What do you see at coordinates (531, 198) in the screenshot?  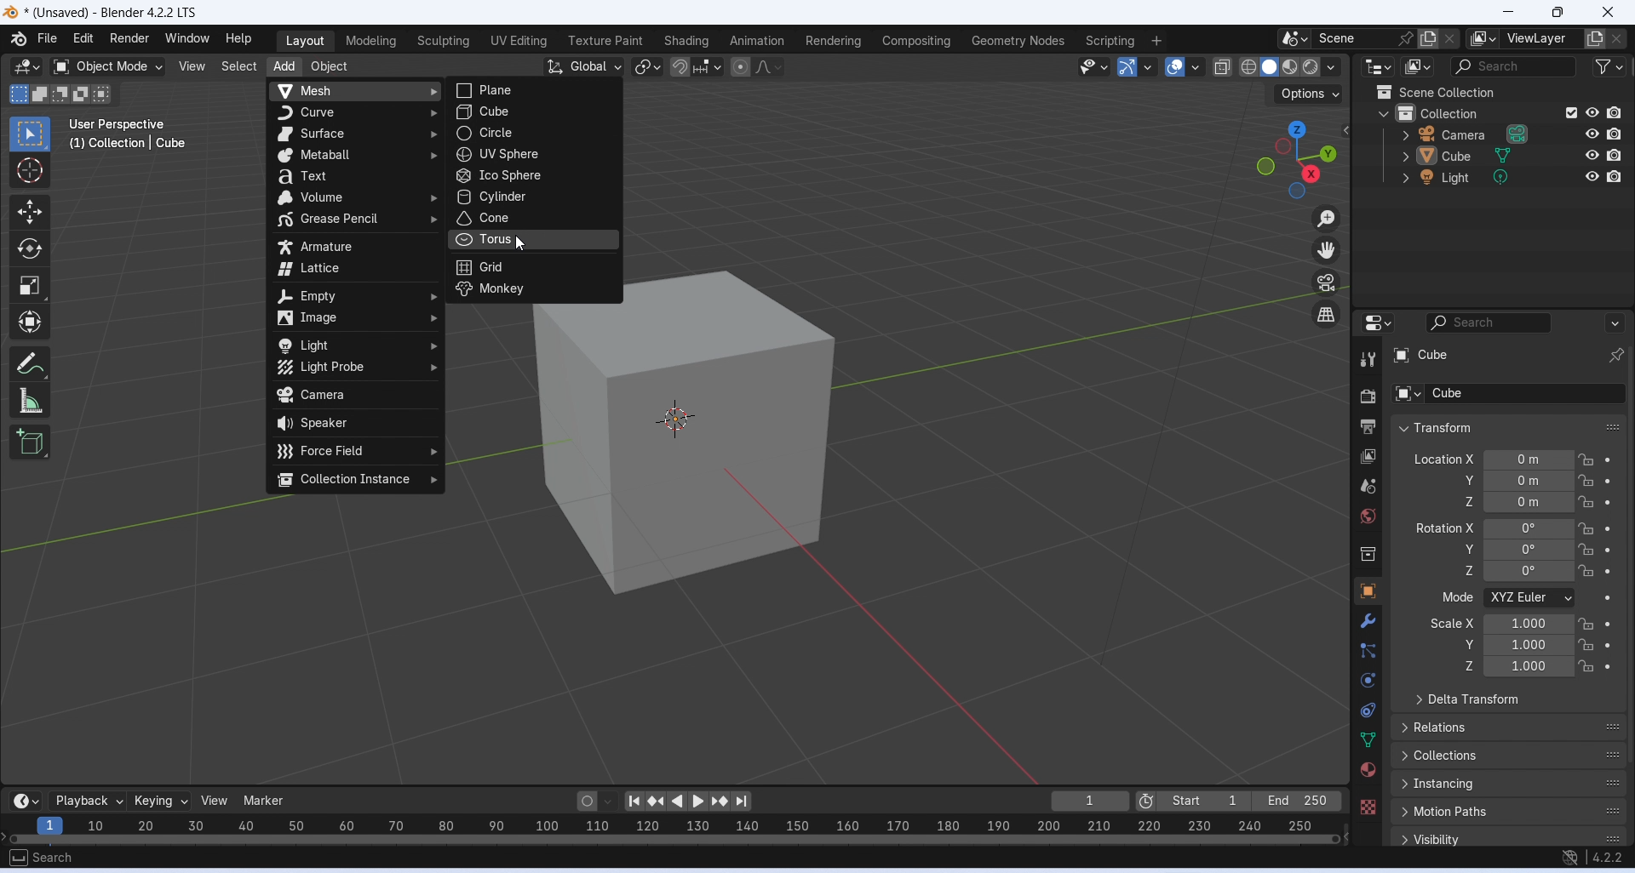 I see `cylinder` at bounding box center [531, 198].